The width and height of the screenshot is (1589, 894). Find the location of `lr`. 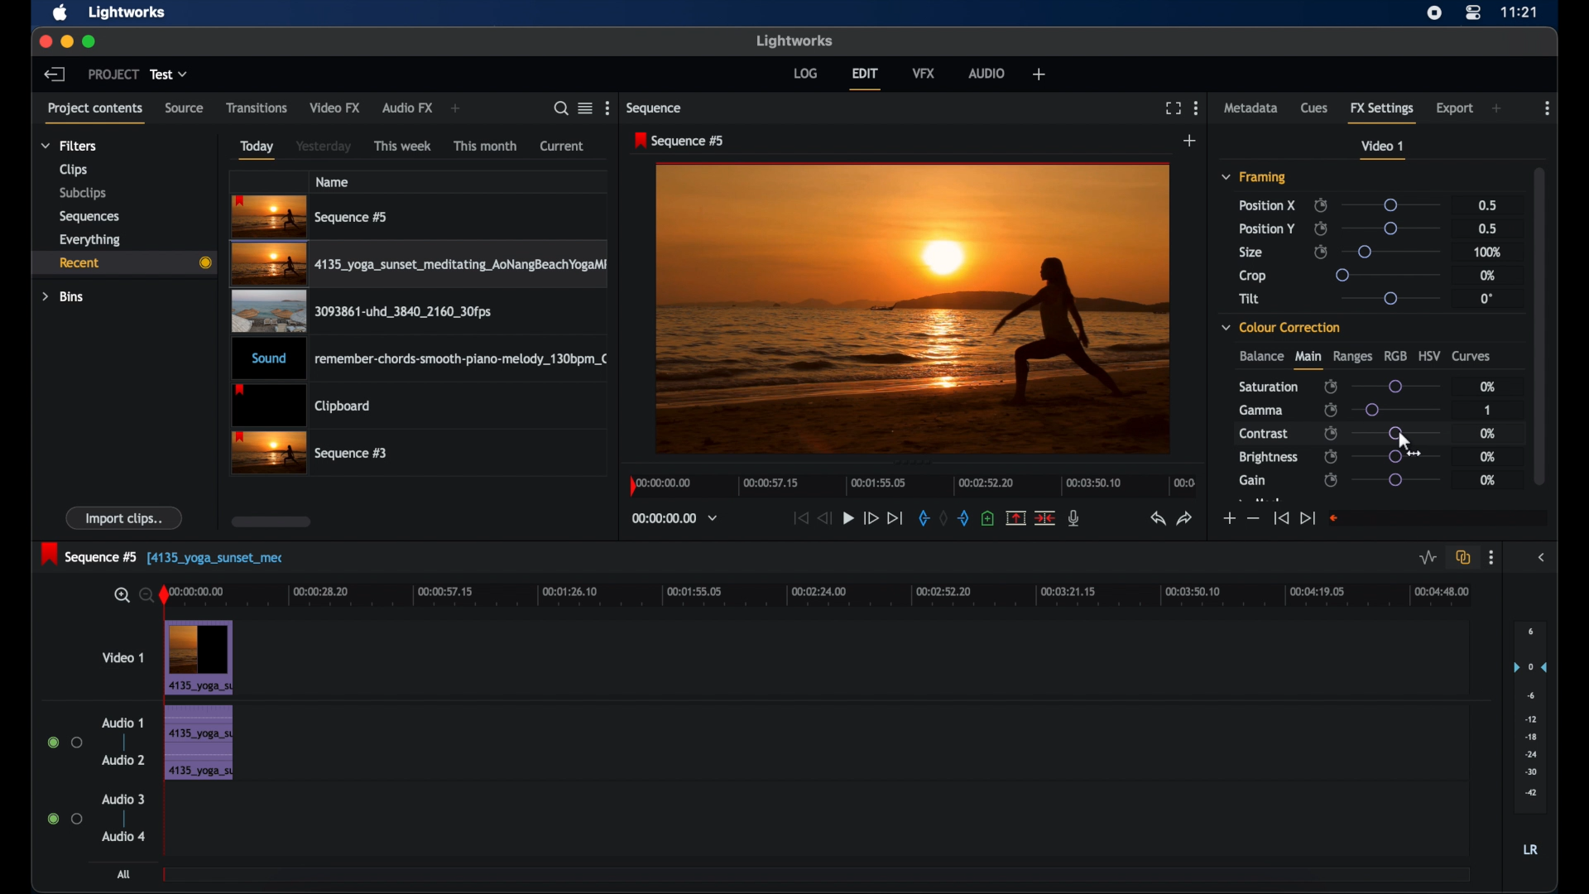

lr is located at coordinates (1530, 849).